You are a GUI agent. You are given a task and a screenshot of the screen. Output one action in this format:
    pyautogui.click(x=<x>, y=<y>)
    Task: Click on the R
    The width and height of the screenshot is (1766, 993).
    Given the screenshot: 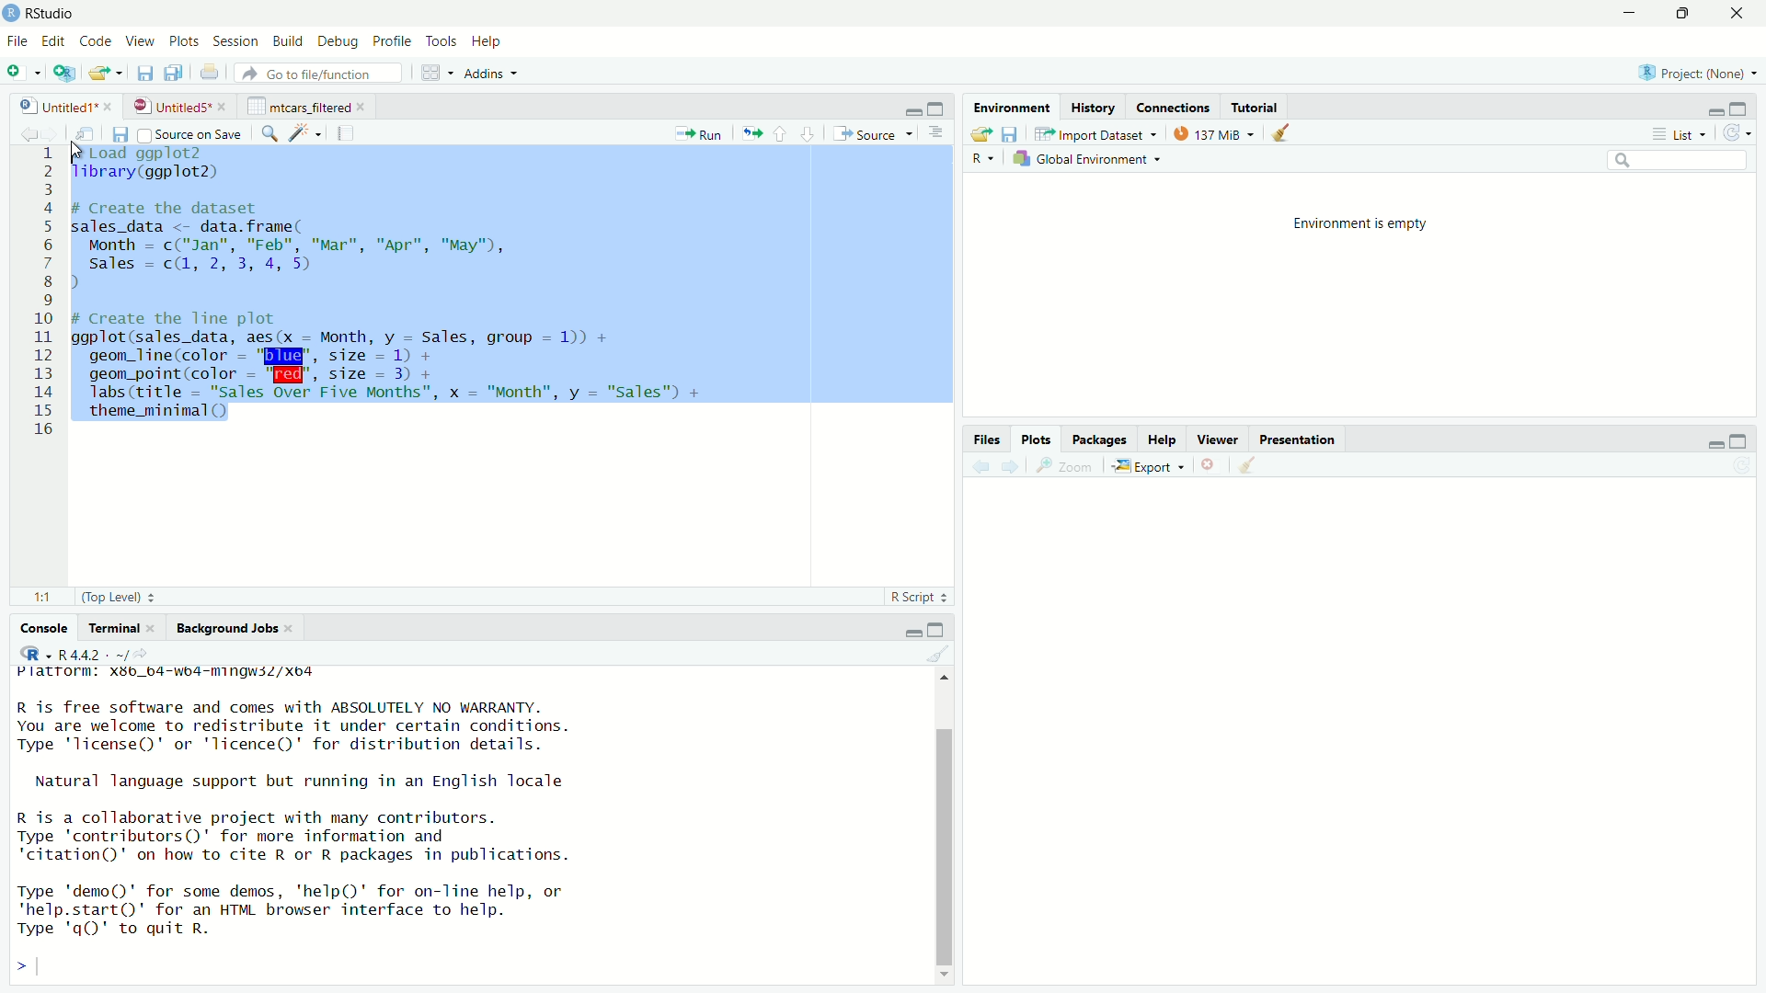 What is the action you would take?
    pyautogui.click(x=35, y=653)
    